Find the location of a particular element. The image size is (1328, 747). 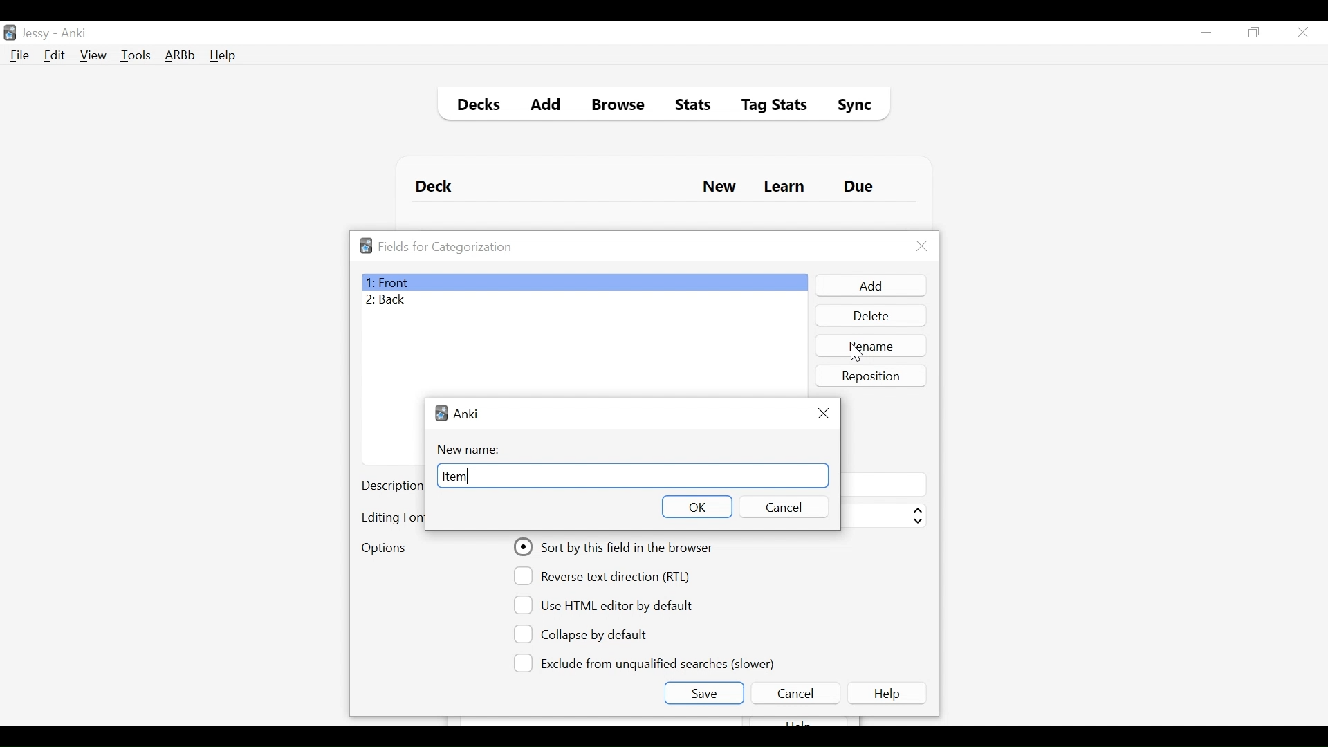

Advanced Review Button bar is located at coordinates (181, 55).